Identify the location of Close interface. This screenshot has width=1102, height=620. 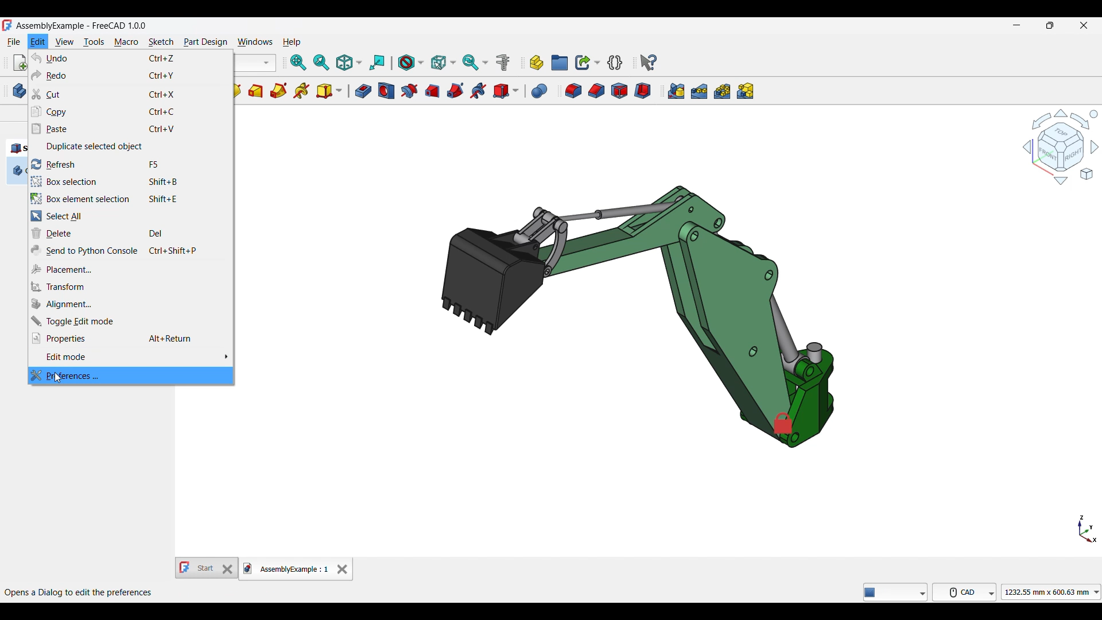
(1084, 26).